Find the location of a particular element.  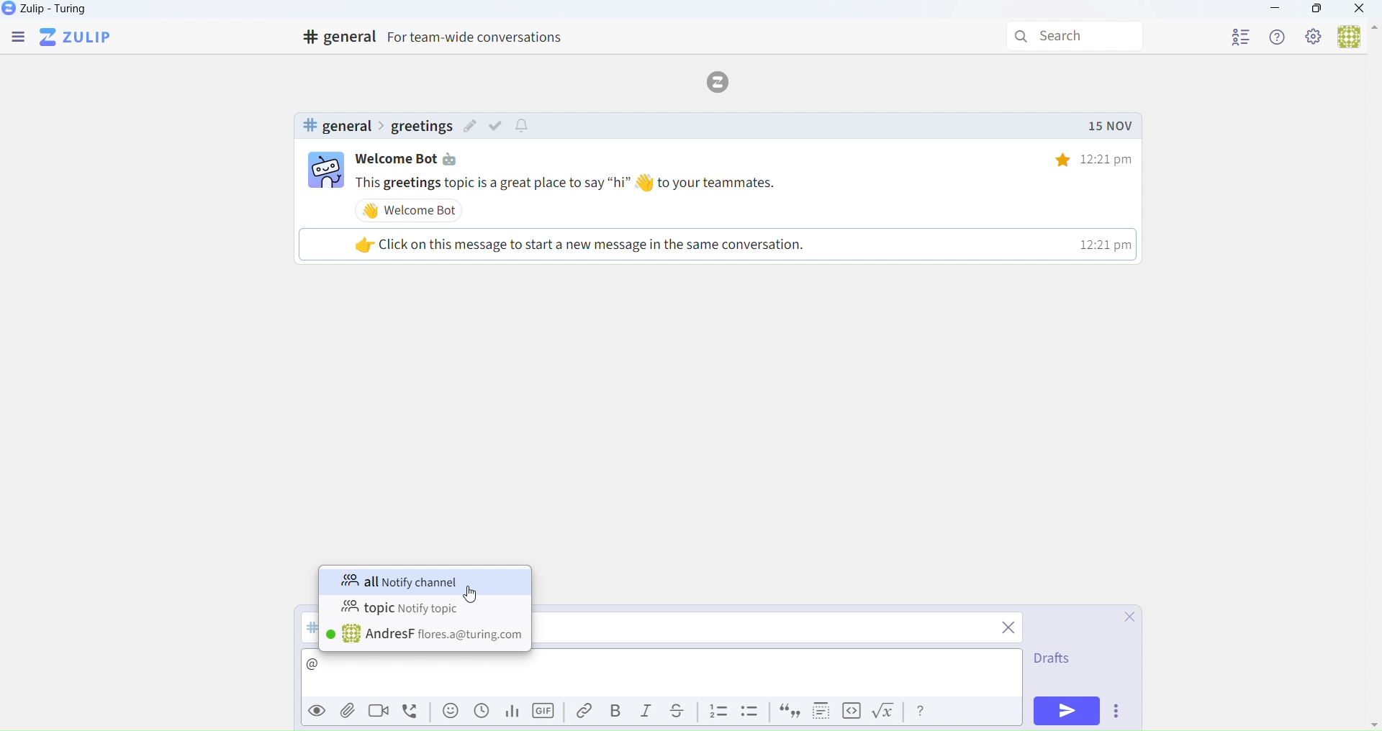

Snipet is located at coordinates (751, 714).